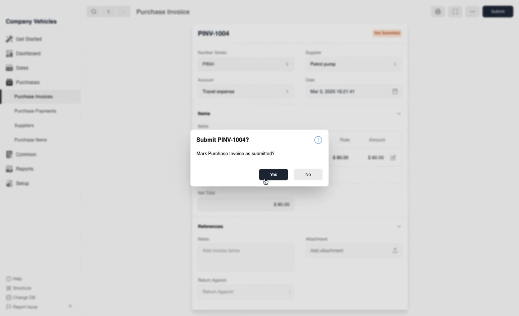  Describe the element at coordinates (274, 174) in the screenshot. I see `yes` at that location.